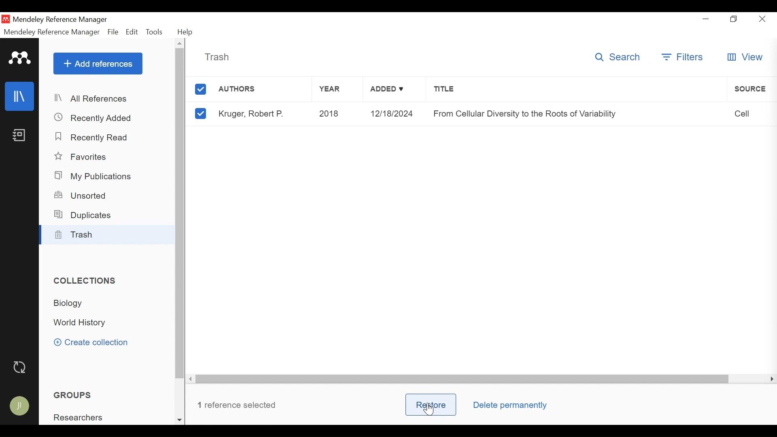  I want to click on Scroll Right, so click(191, 380).